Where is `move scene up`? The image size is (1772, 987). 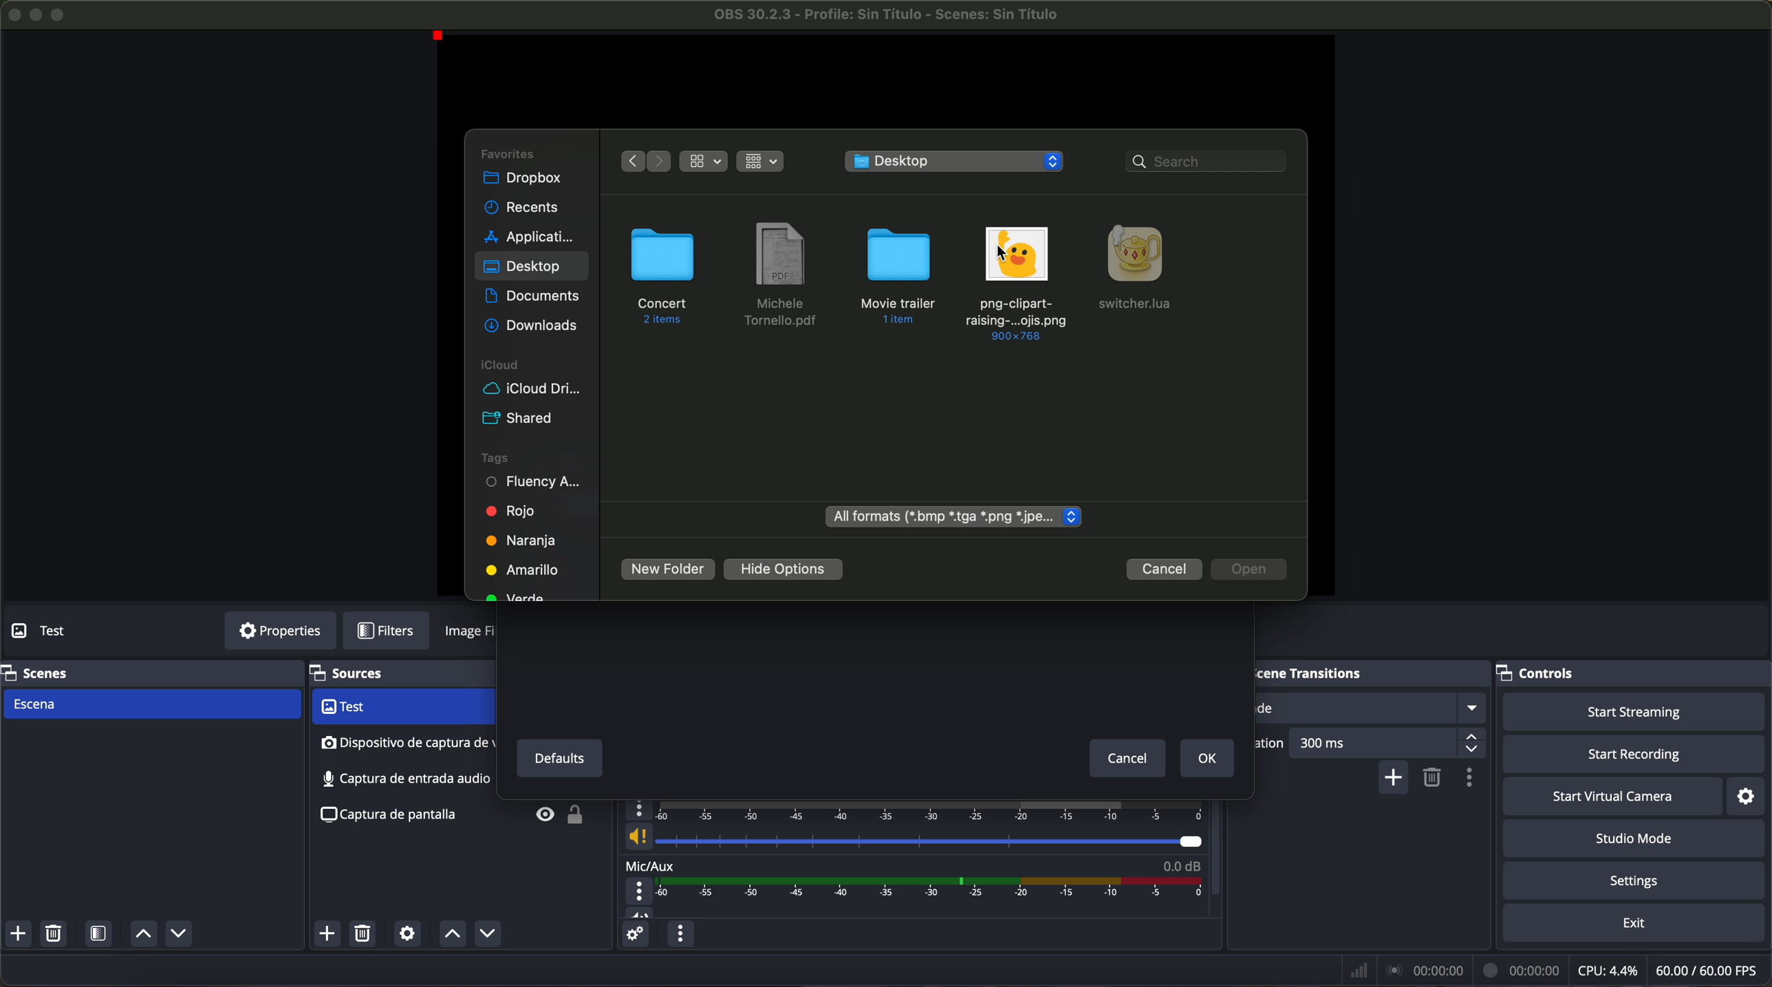
move scene up is located at coordinates (143, 935).